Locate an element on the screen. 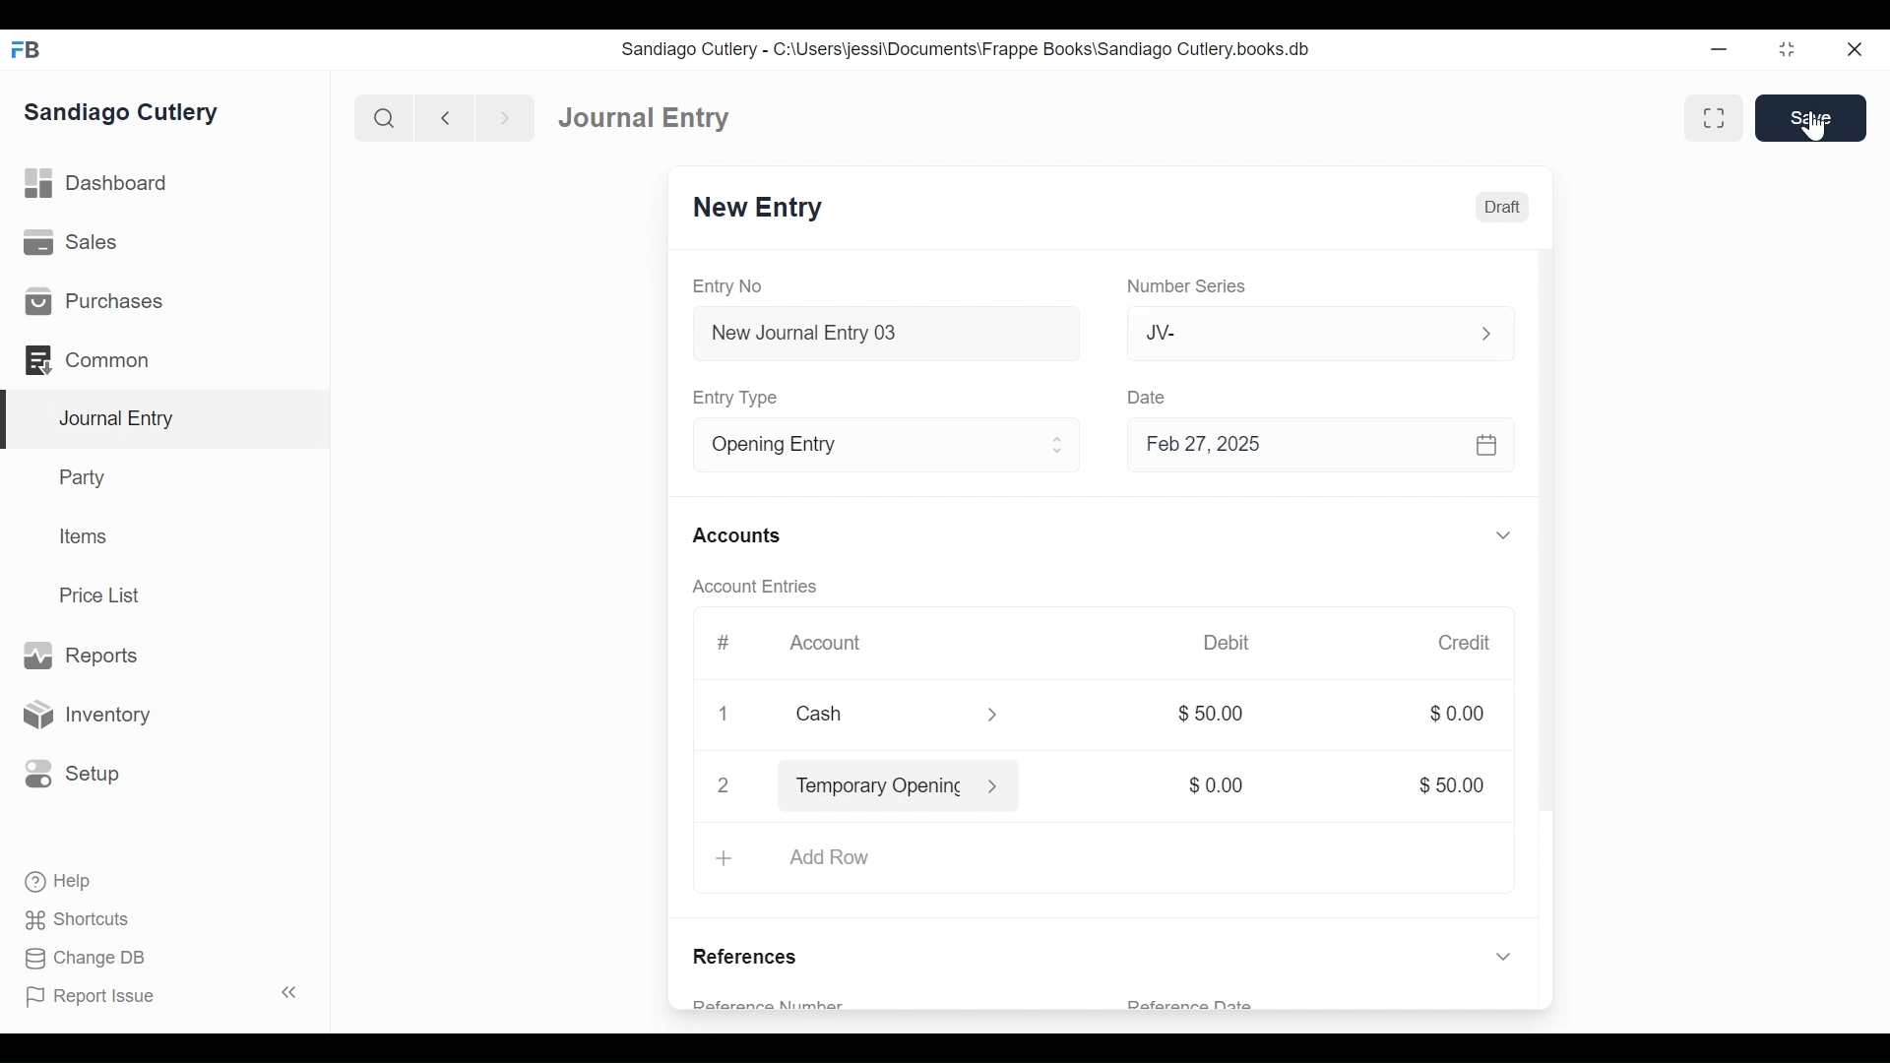  Credit is located at coordinates (1467, 643).